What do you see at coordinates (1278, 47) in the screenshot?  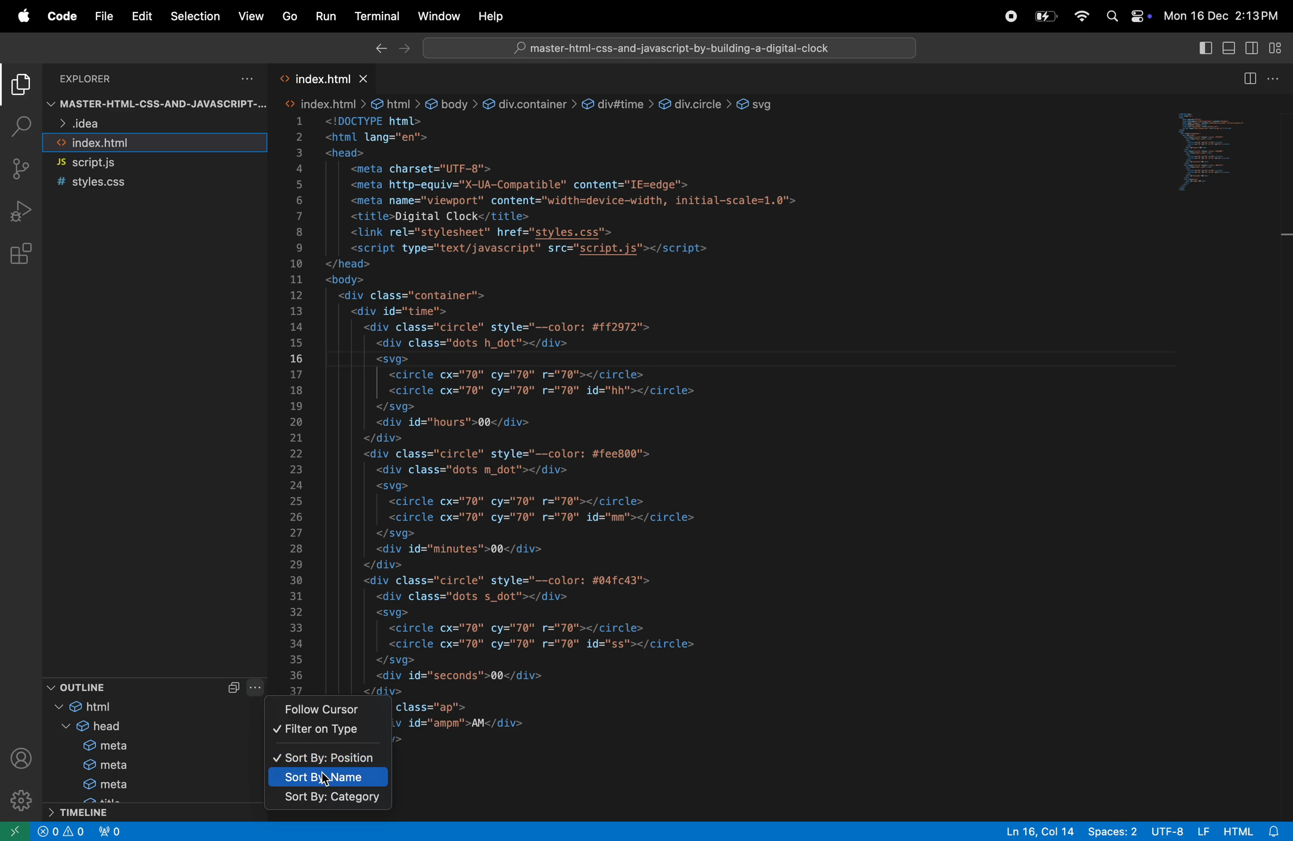 I see `customize layout` at bounding box center [1278, 47].